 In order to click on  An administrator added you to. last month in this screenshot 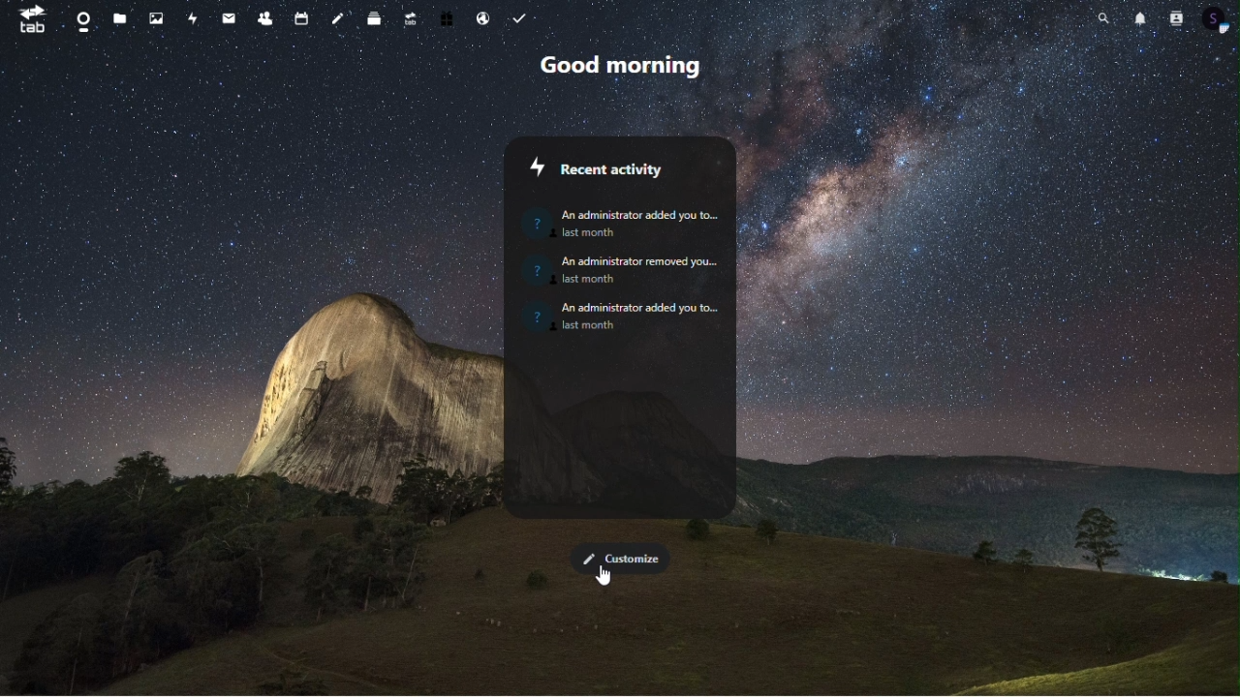, I will do `click(620, 219)`.